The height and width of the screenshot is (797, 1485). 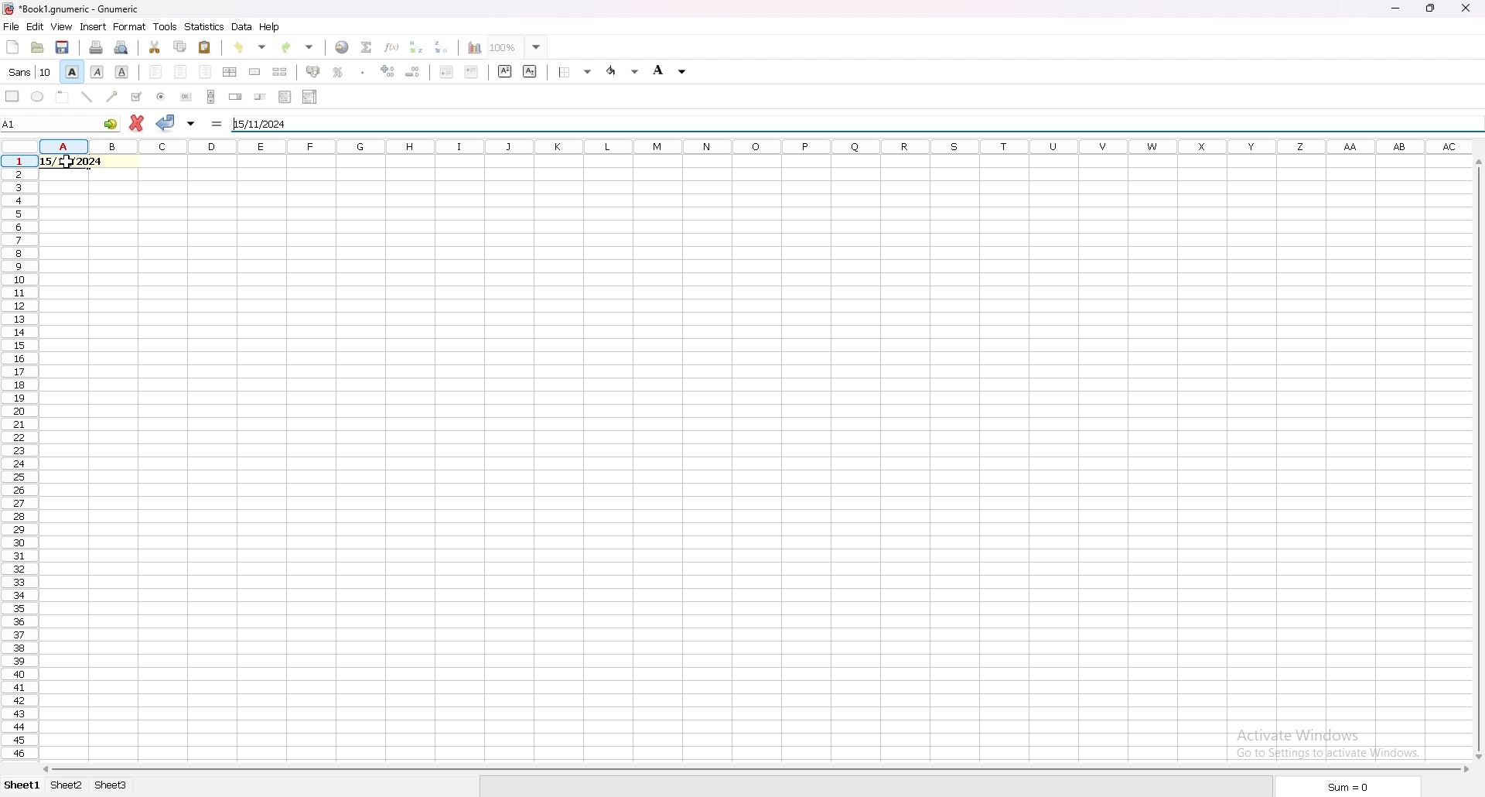 I want to click on align right, so click(x=205, y=72).